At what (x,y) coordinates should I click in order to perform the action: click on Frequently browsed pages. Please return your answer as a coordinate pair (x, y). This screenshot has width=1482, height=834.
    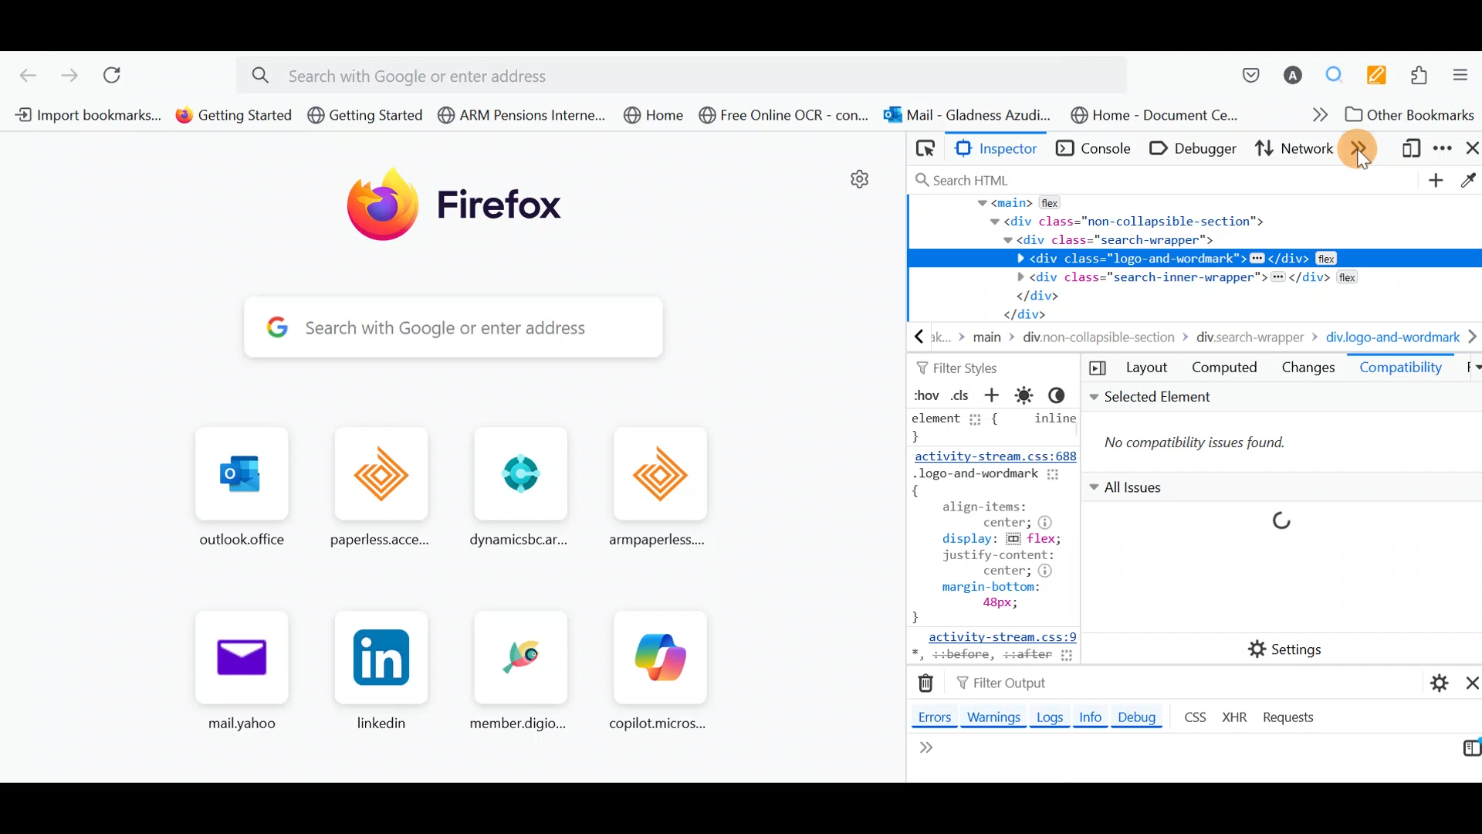
    Looking at the image, I should click on (448, 577).